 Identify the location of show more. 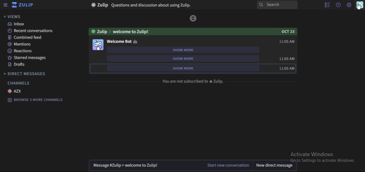
(186, 50).